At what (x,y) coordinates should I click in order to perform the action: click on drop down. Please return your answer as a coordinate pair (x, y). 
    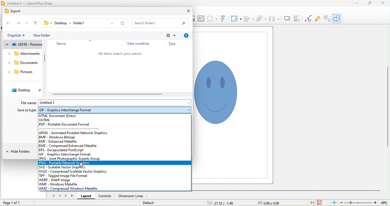
    Looking at the image, I should click on (10, 72).